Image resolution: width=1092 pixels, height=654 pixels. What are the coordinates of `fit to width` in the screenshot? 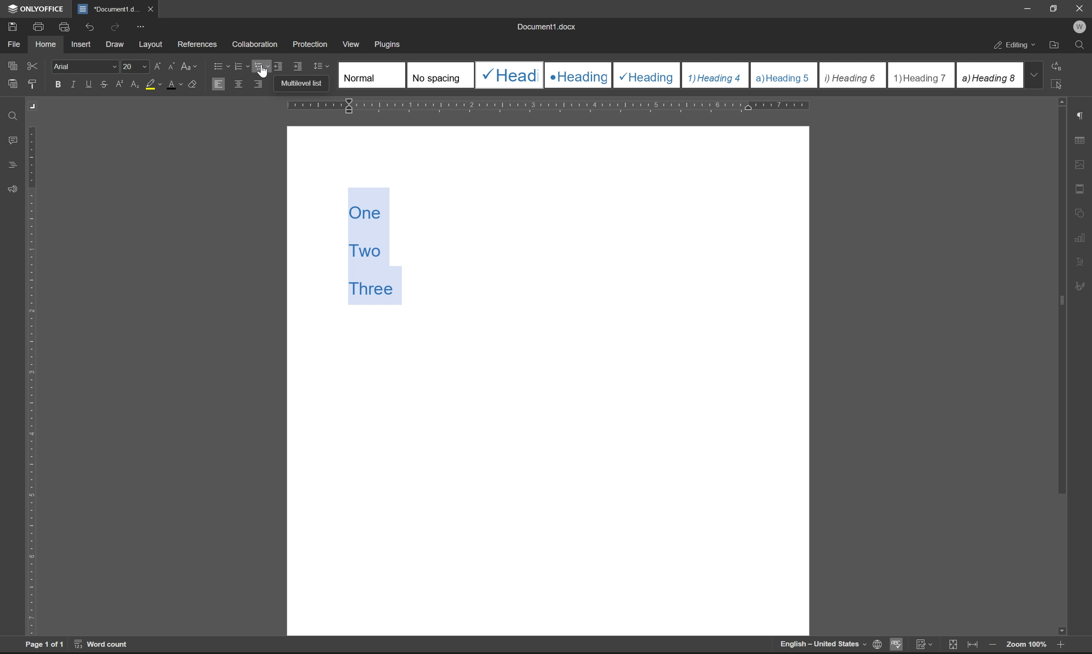 It's located at (973, 645).